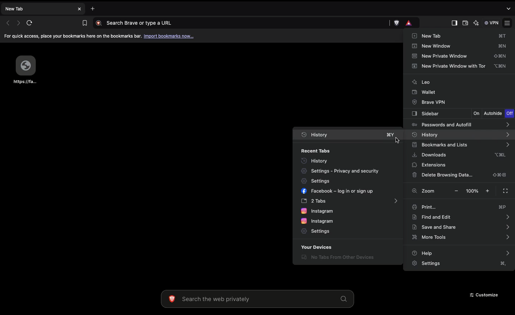 The image size is (515, 315). What do you see at coordinates (240, 23) in the screenshot?
I see `Search Brave` at bounding box center [240, 23].